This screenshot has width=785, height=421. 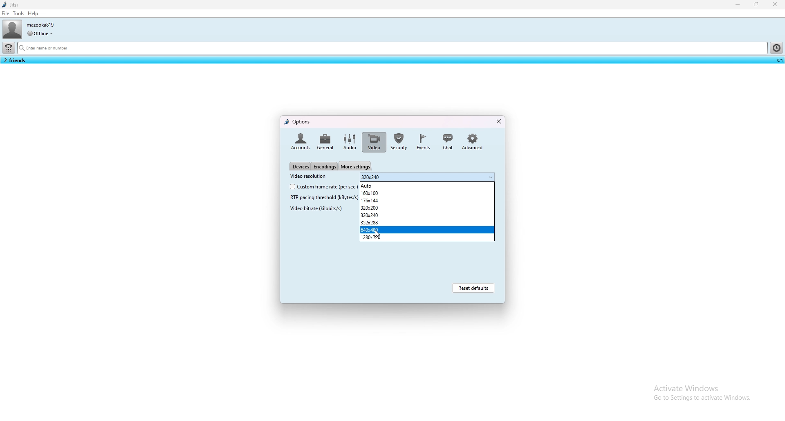 I want to click on More settings, so click(x=355, y=165).